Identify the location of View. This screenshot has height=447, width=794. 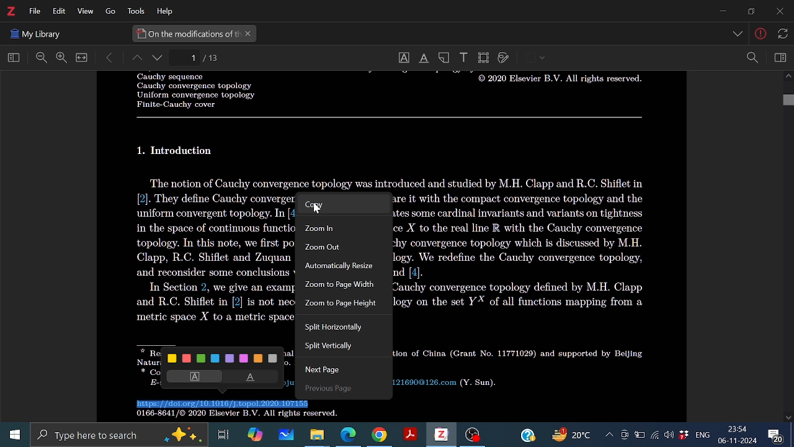
(84, 12).